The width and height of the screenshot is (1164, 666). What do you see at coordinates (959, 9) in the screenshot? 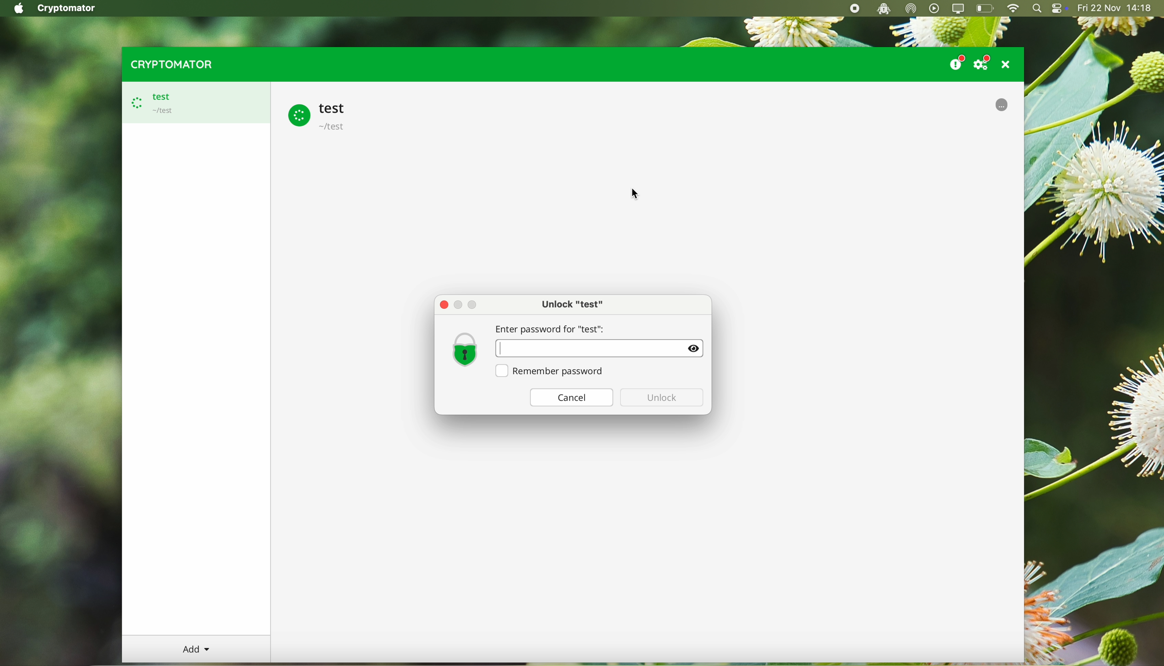
I see `screen` at bounding box center [959, 9].